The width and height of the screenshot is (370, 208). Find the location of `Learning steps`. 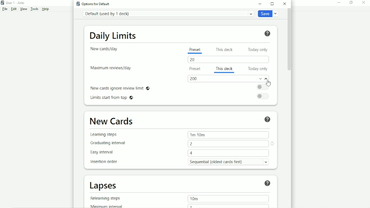

Learning steps is located at coordinates (106, 134).